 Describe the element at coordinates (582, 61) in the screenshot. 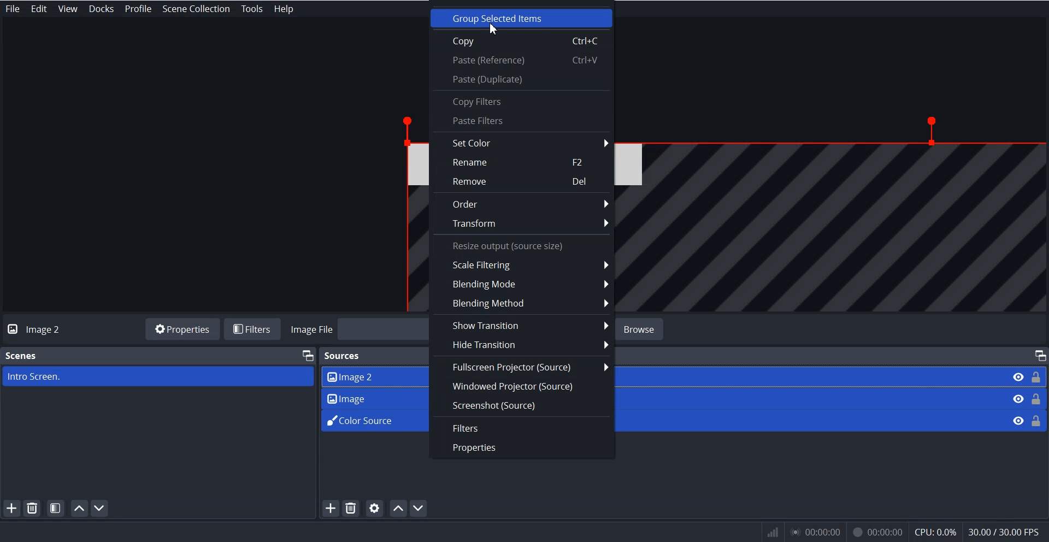

I see `ctrl+v` at that location.